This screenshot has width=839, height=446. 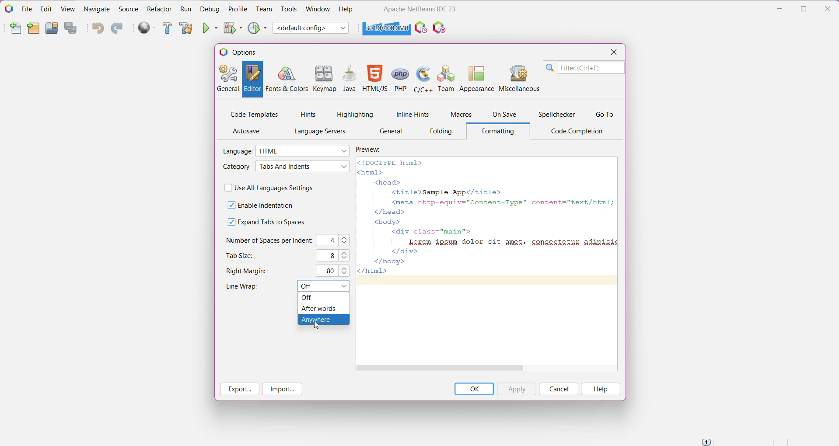 What do you see at coordinates (241, 255) in the screenshot?
I see `Tab Size` at bounding box center [241, 255].